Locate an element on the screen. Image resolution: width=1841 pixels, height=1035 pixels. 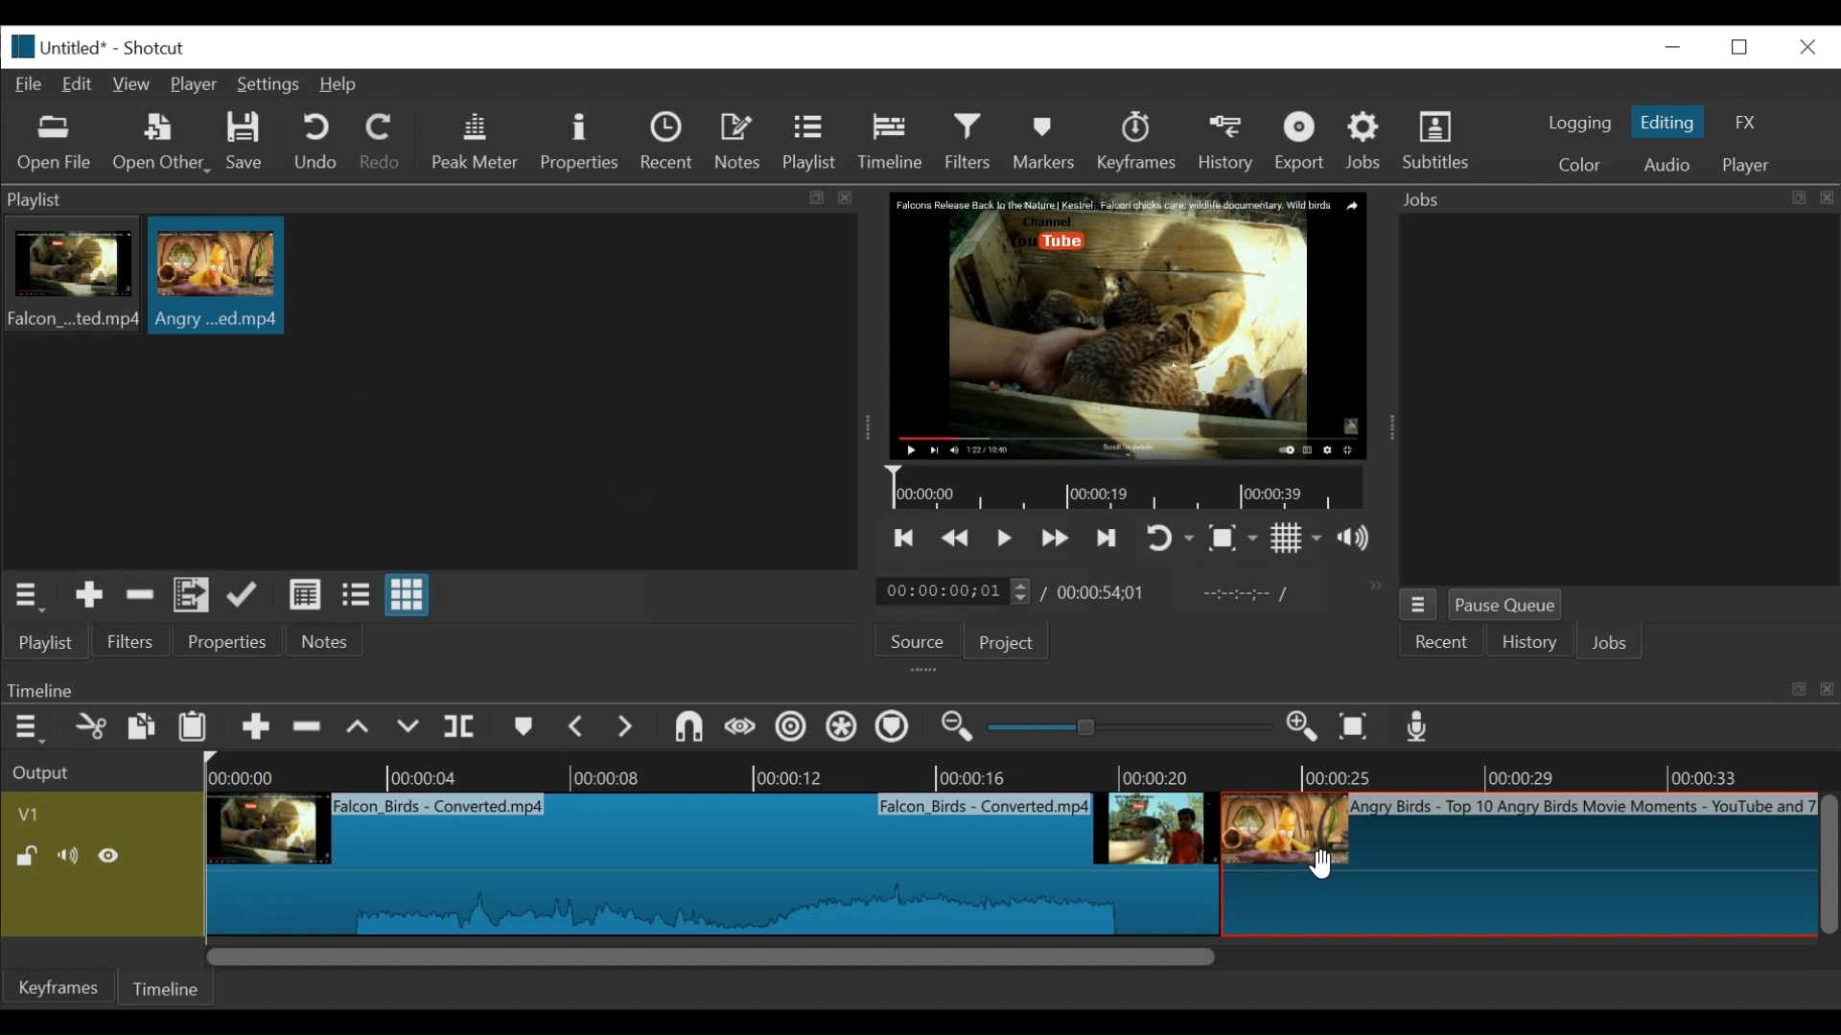
Filters is located at coordinates (973, 142).